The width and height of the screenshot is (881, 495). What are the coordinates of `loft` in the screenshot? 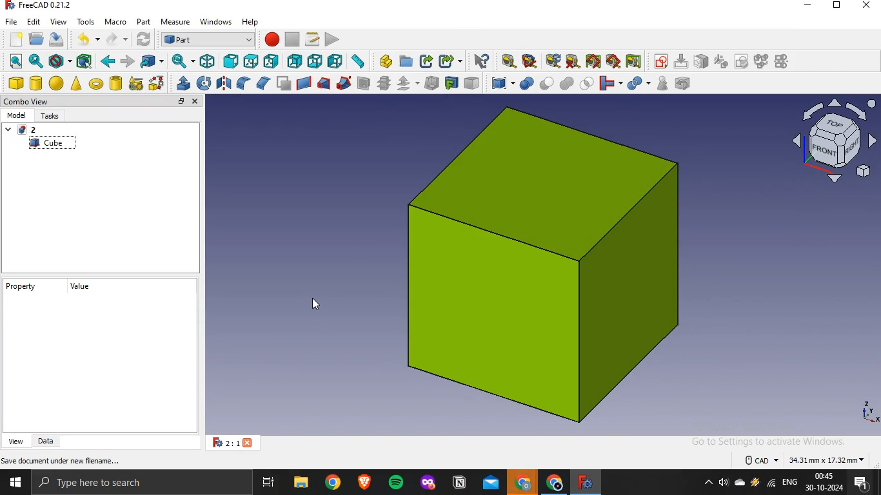 It's located at (324, 83).